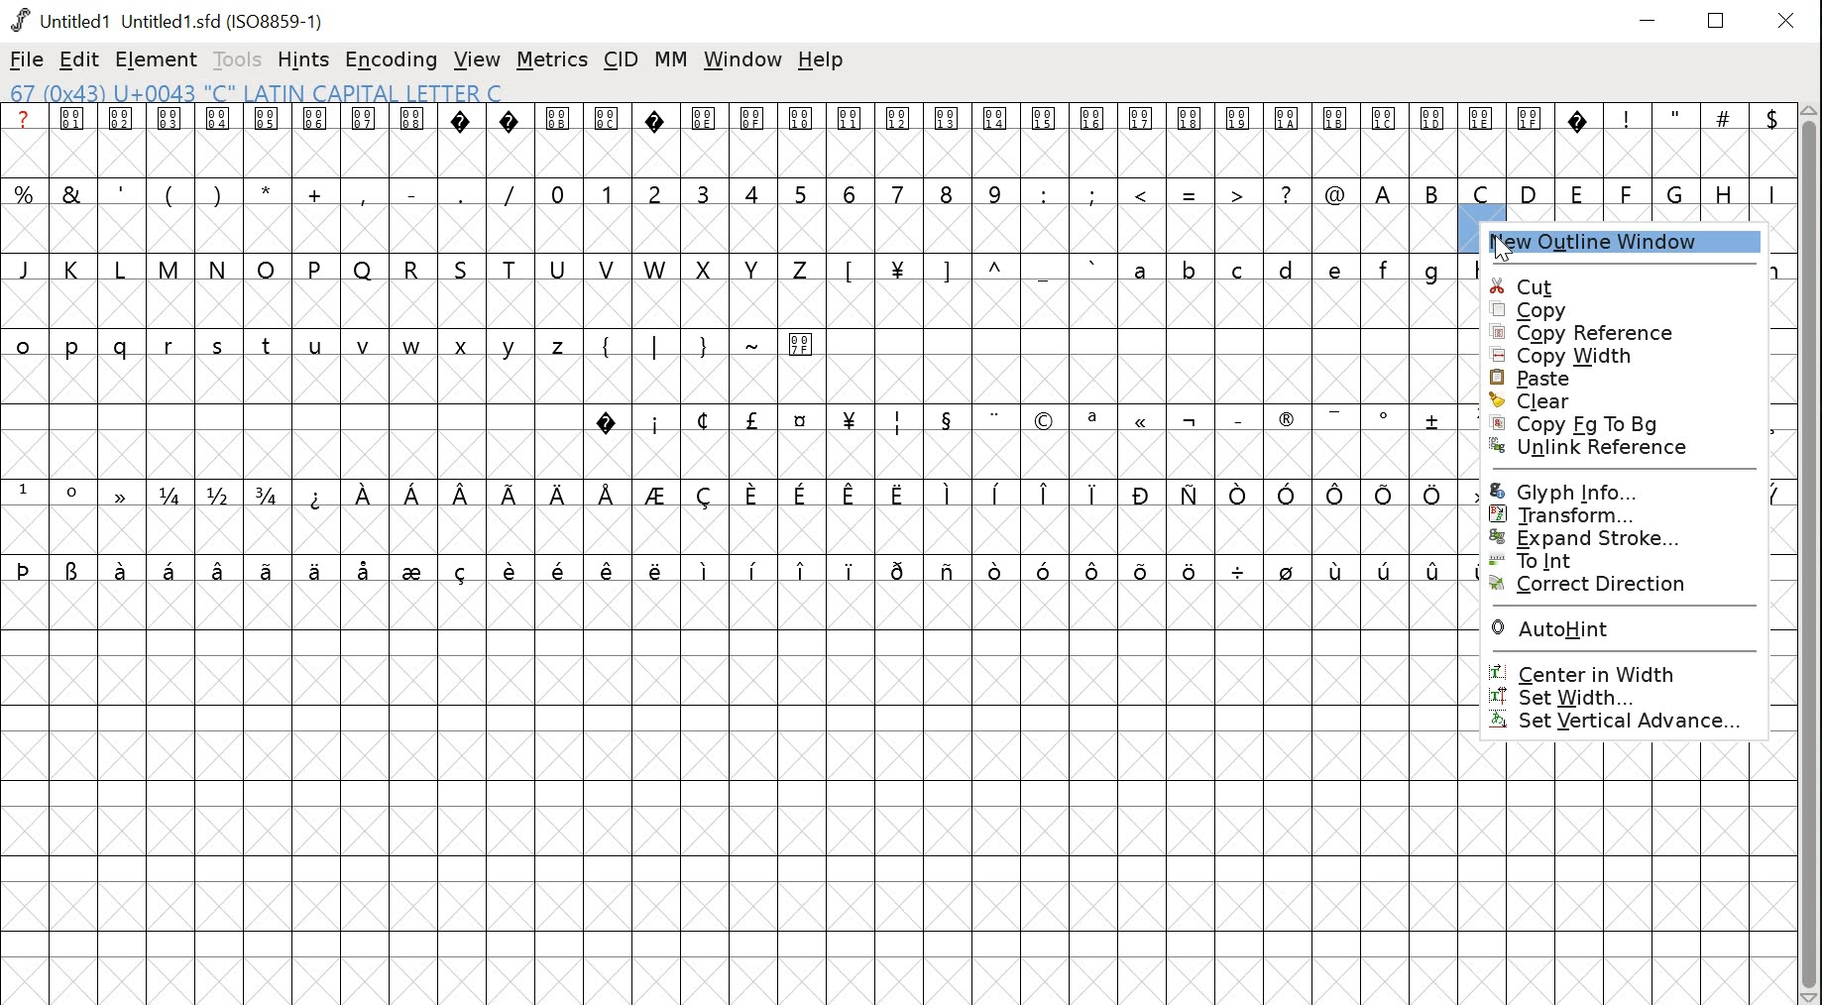 The width and height of the screenshot is (1822, 1005). What do you see at coordinates (1624, 670) in the screenshot?
I see `center in width` at bounding box center [1624, 670].